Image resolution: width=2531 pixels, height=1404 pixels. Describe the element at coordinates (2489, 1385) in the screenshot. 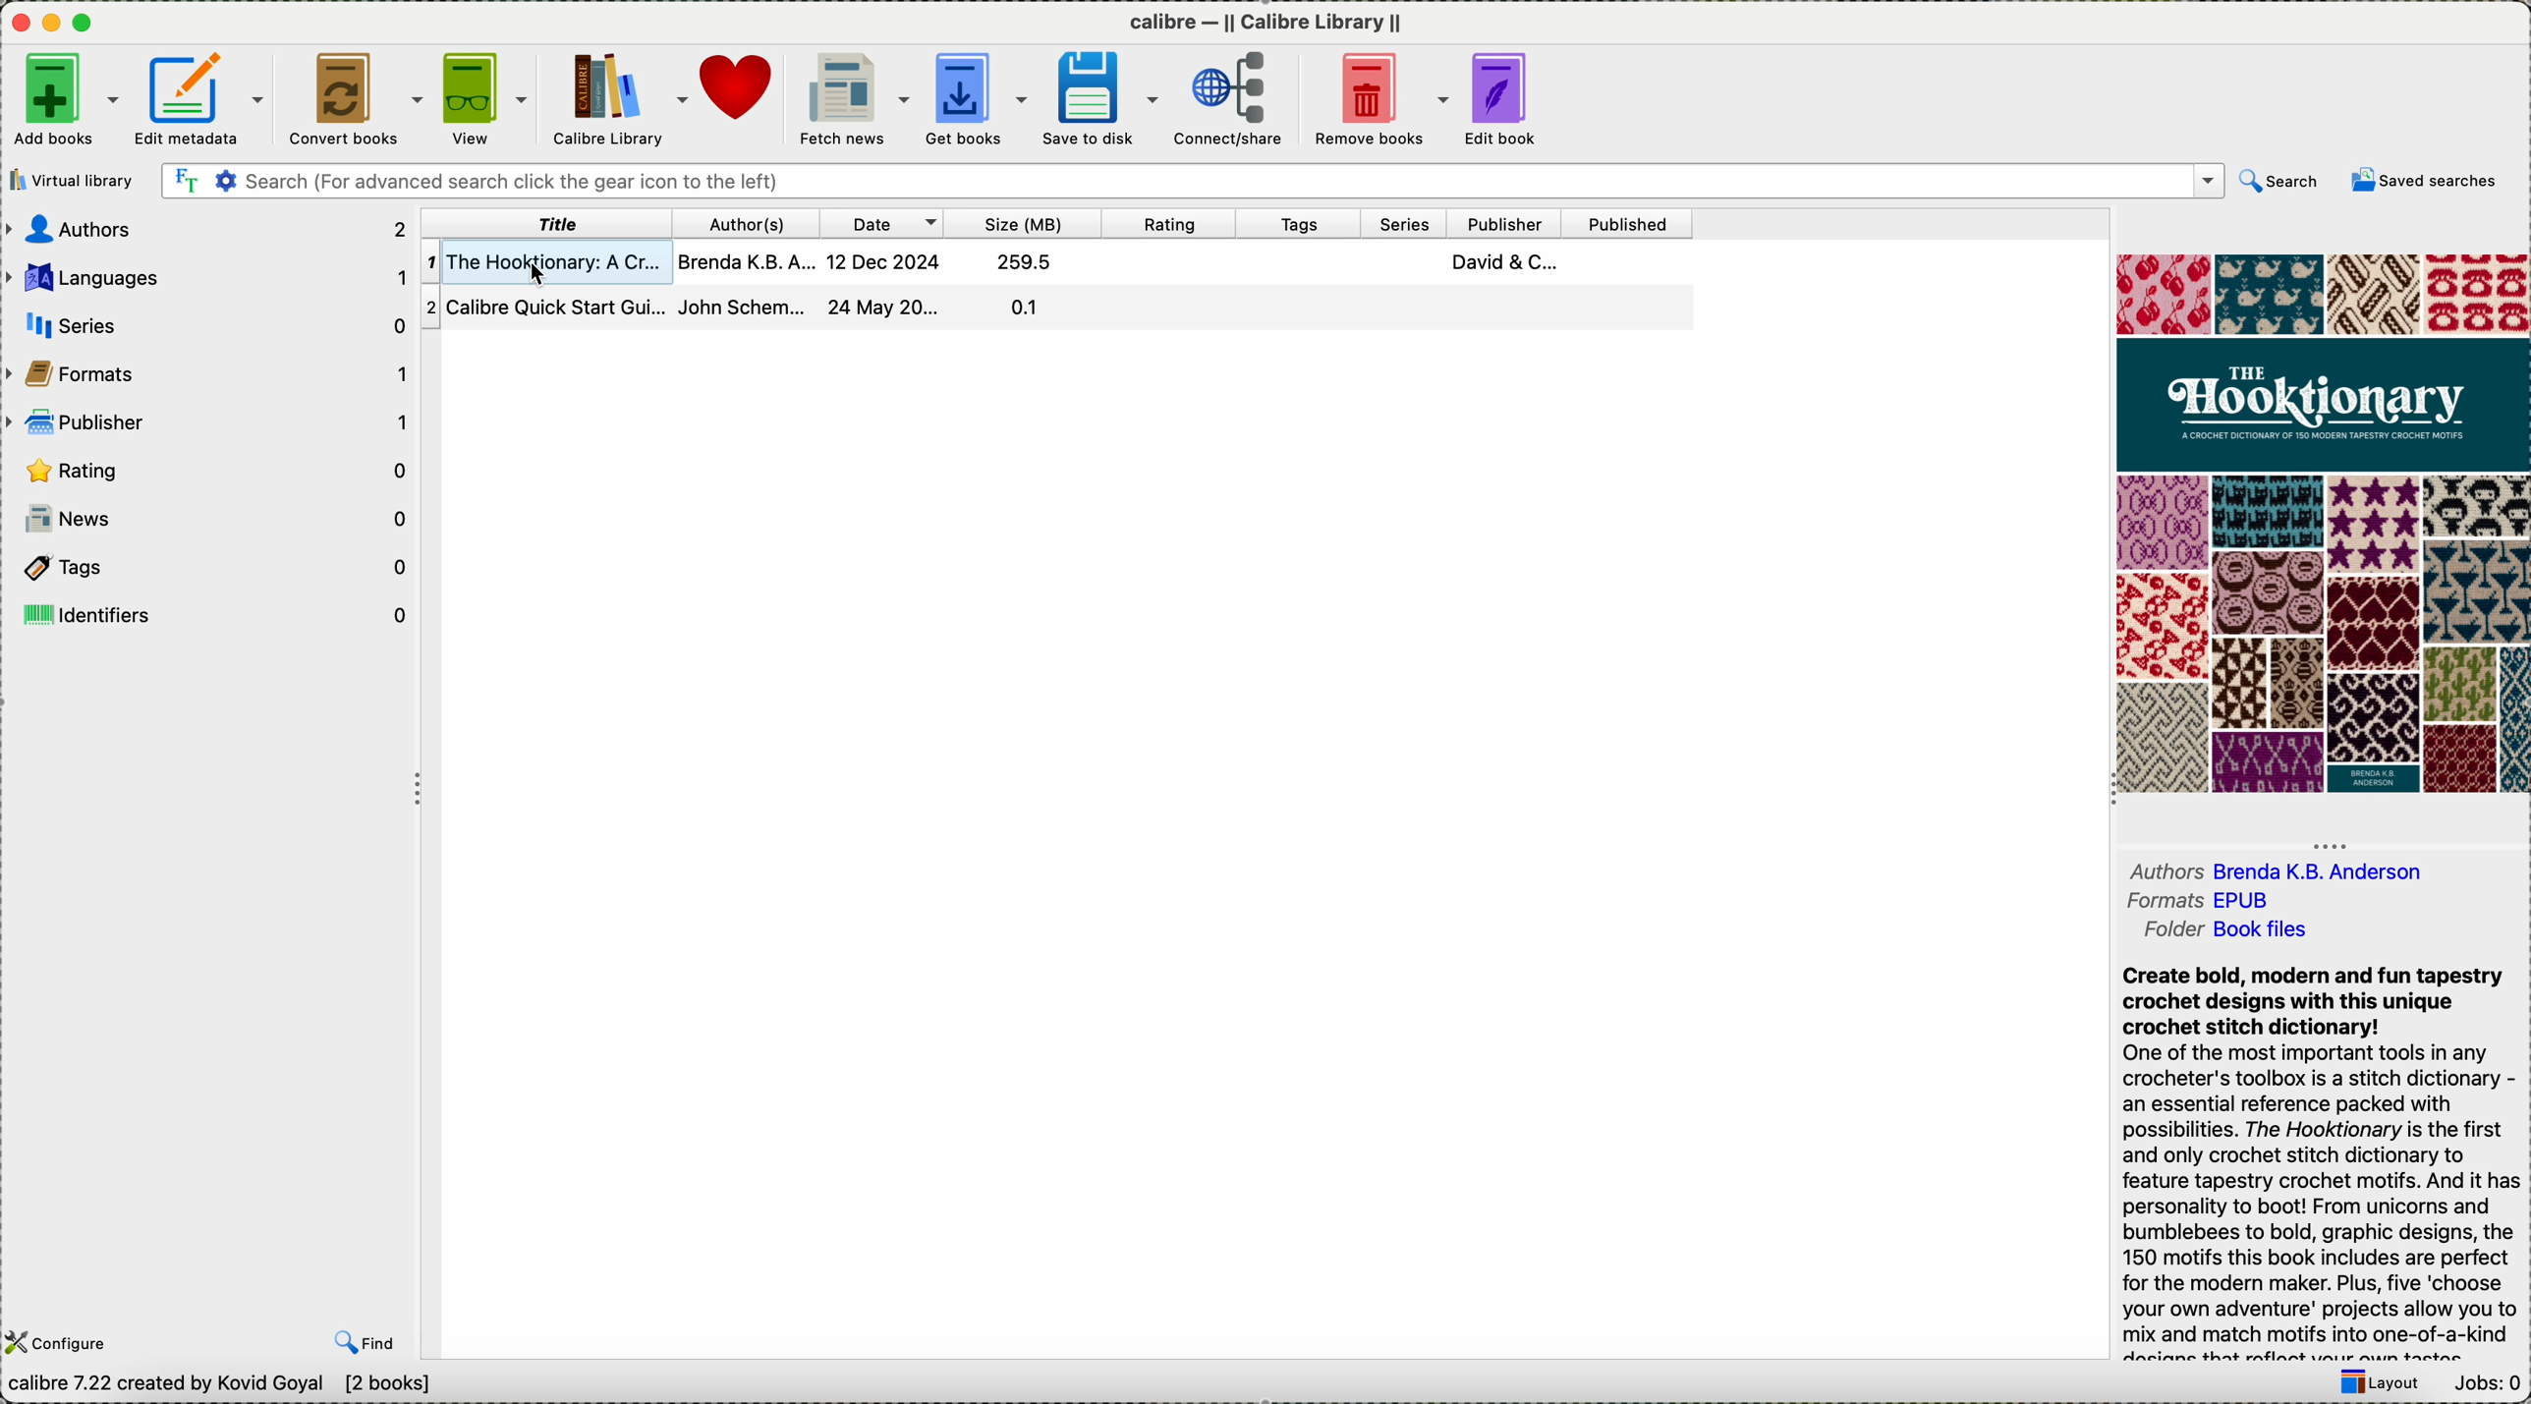

I see `Jobs: 0` at that location.